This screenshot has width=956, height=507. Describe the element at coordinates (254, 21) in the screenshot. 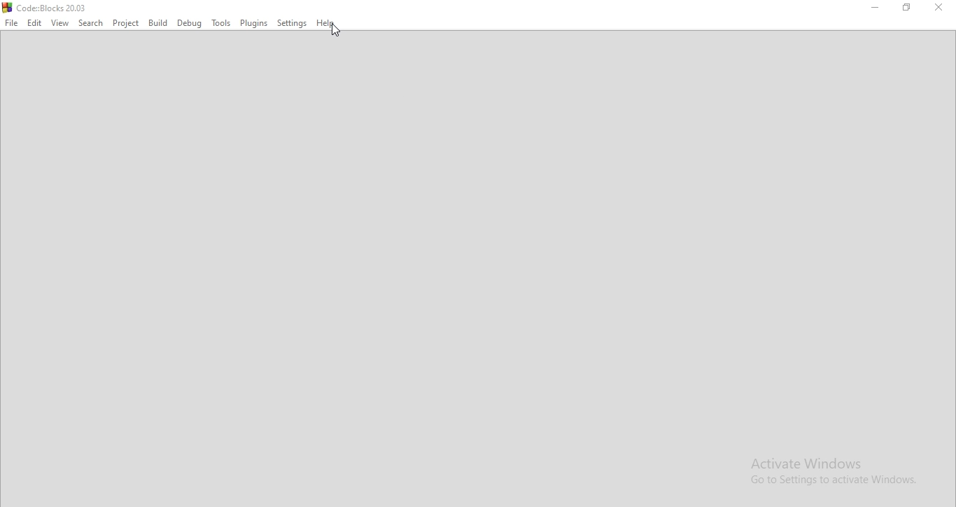

I see `Plugins ` at that location.